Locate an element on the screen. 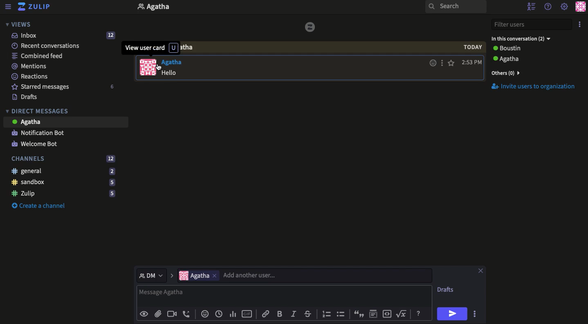  Users is located at coordinates (194, 275).